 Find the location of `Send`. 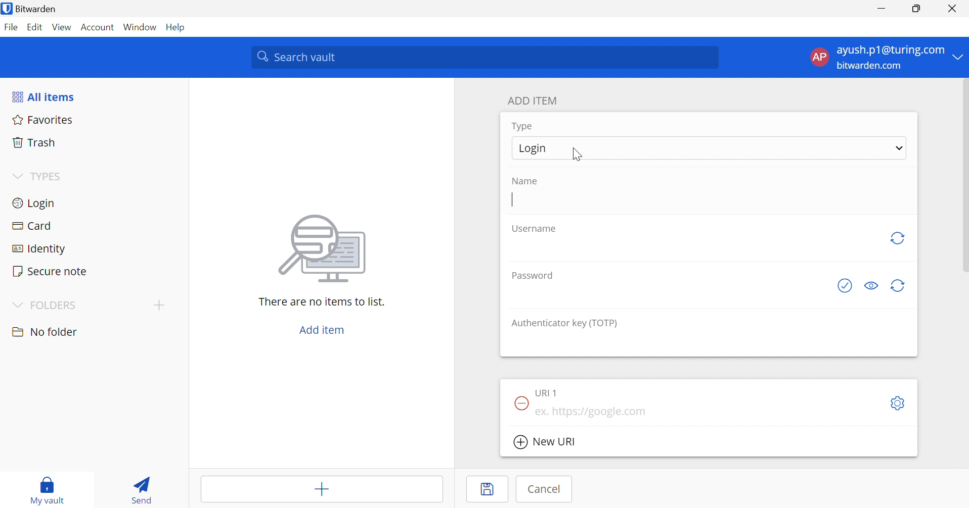

Send is located at coordinates (141, 492).